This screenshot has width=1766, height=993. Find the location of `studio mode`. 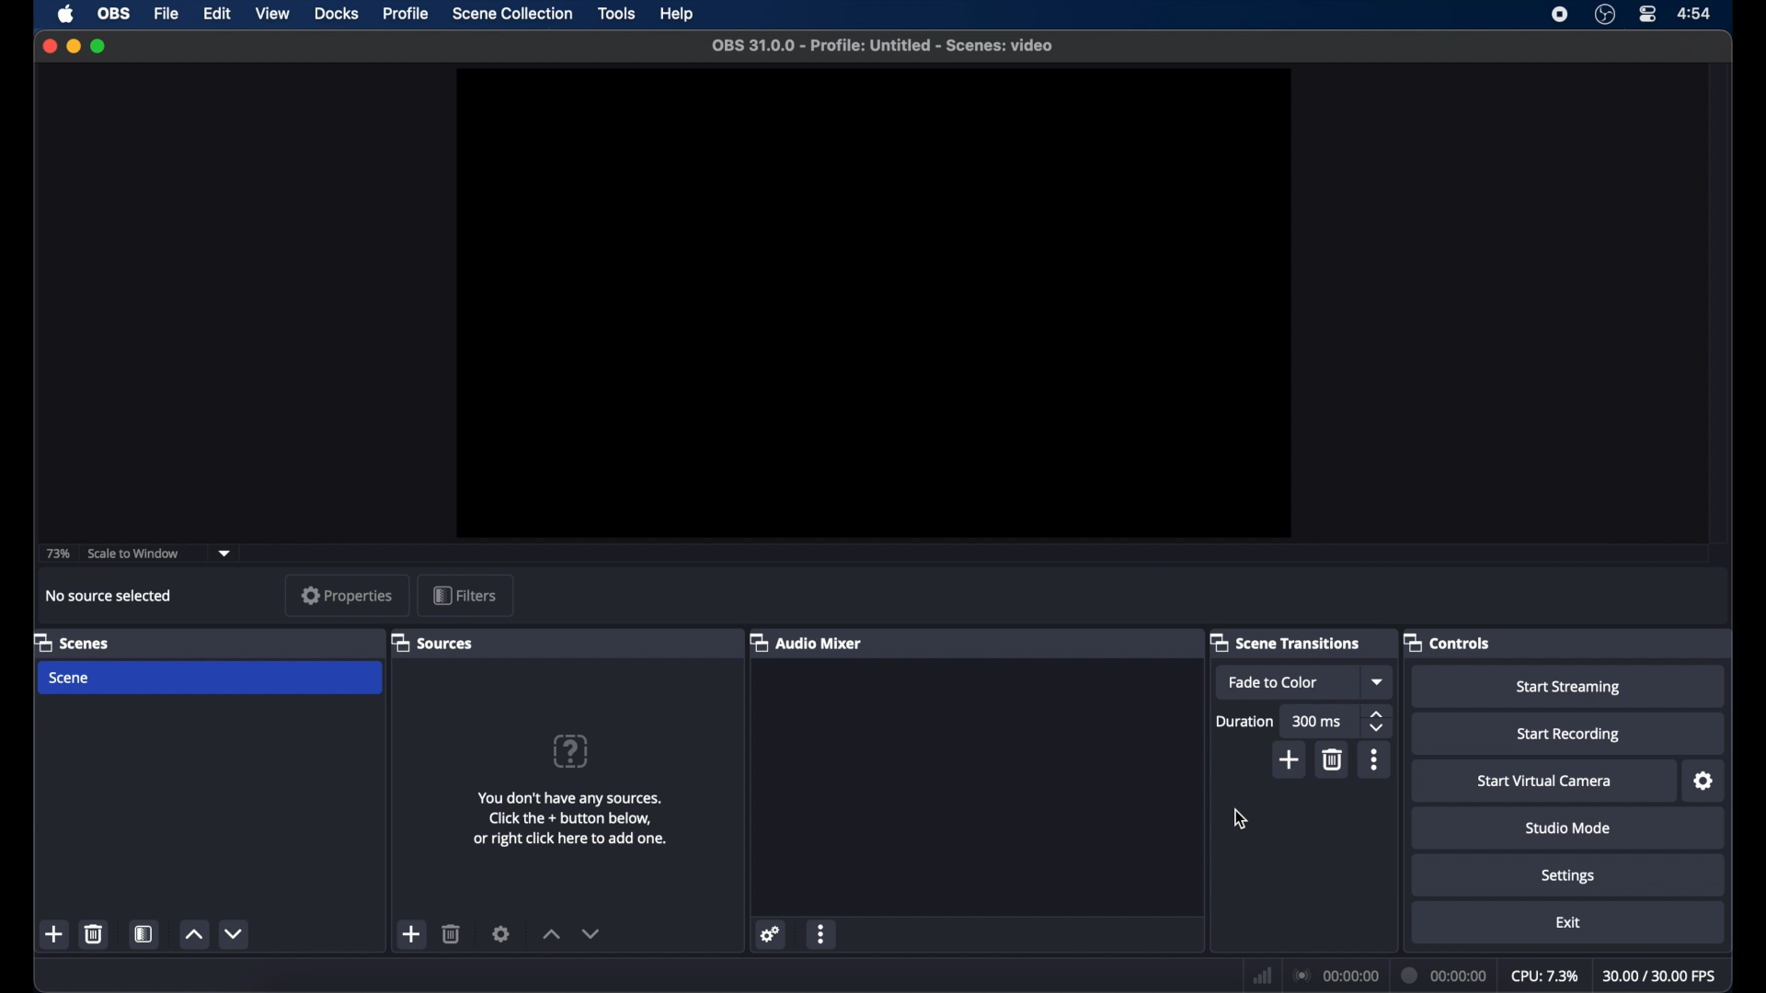

studio mode is located at coordinates (1568, 827).